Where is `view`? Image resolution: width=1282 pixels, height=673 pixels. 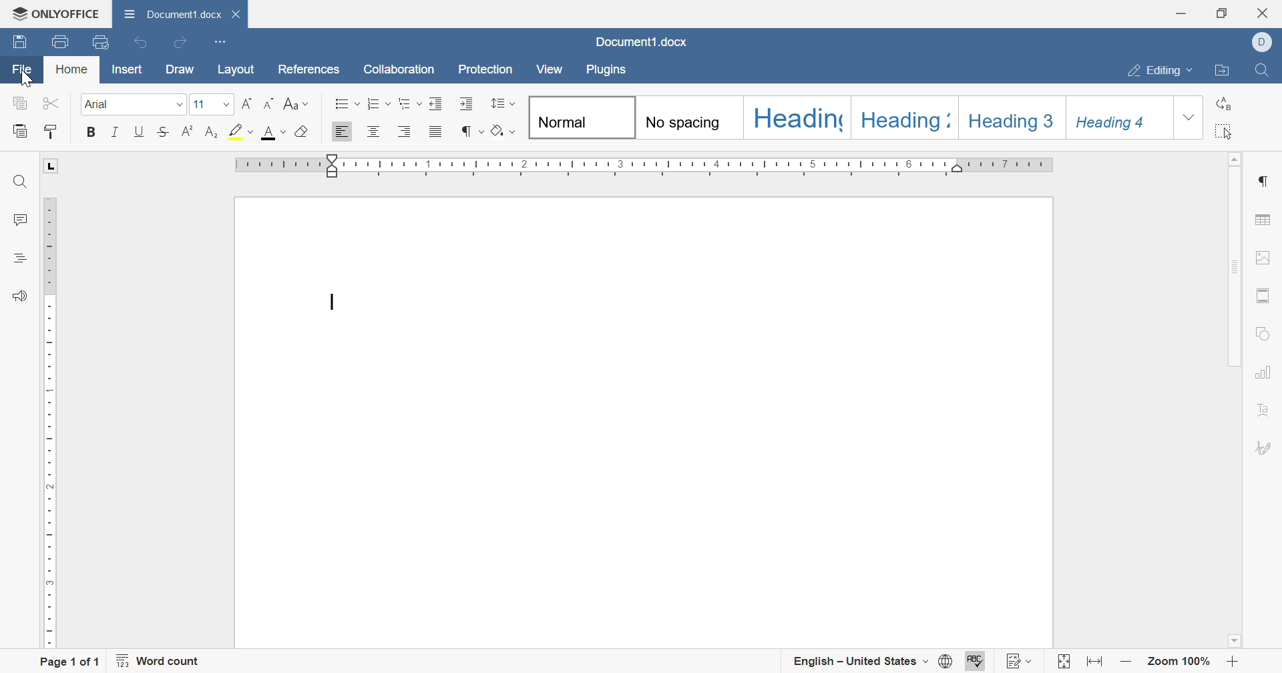
view is located at coordinates (549, 70).